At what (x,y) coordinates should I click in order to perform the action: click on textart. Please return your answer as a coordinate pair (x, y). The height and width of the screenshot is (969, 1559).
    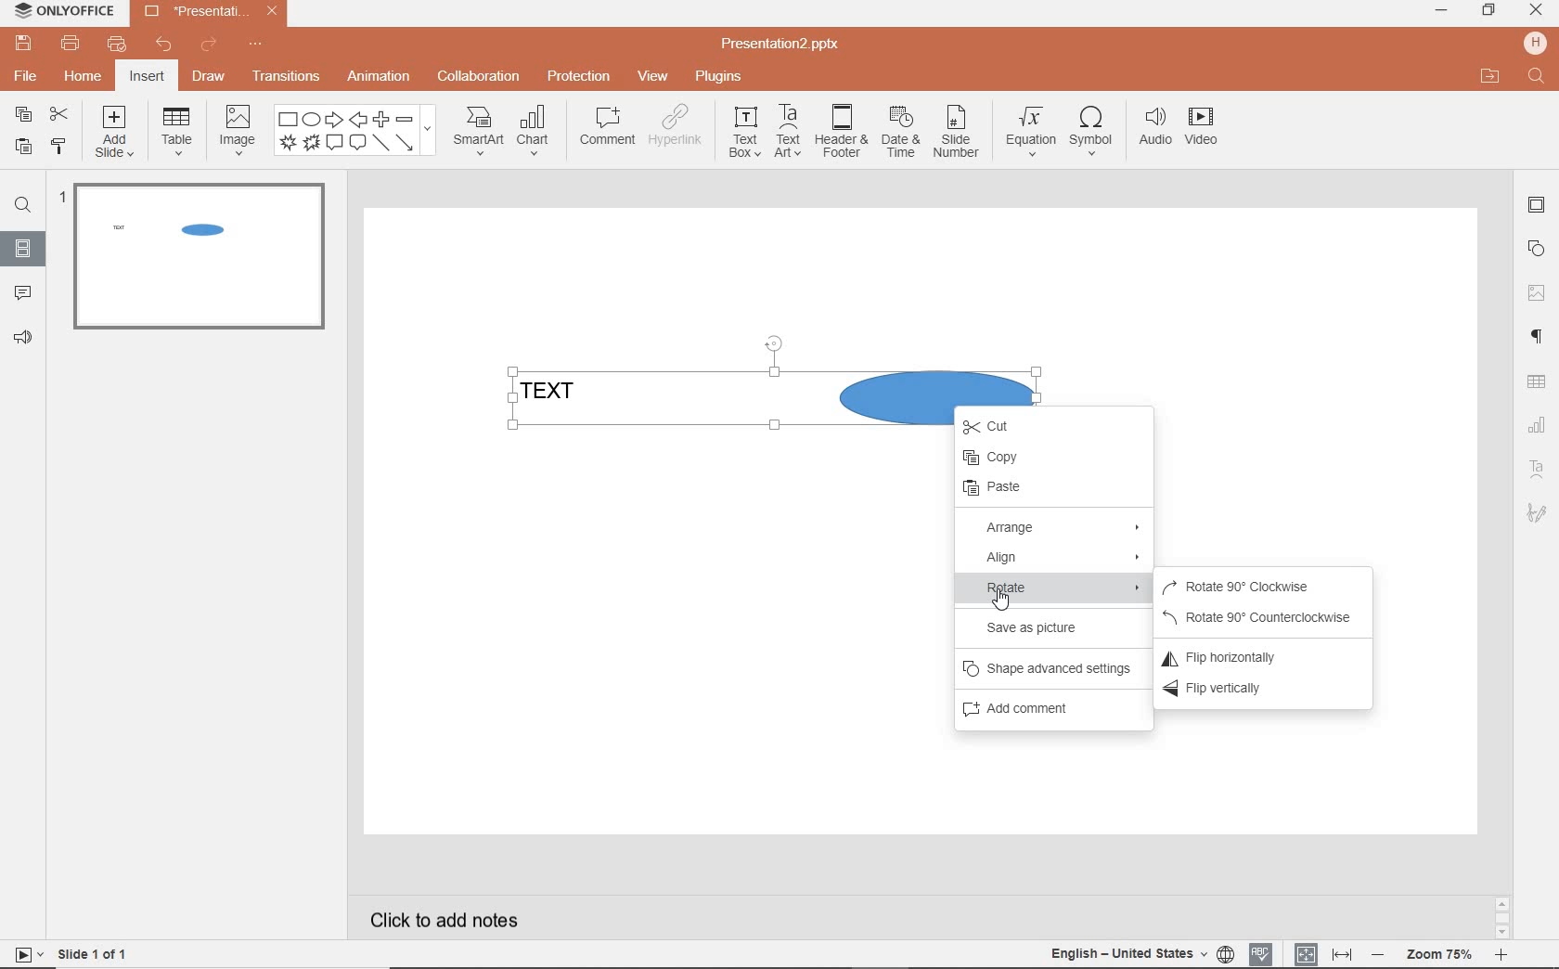
    Looking at the image, I should click on (786, 130).